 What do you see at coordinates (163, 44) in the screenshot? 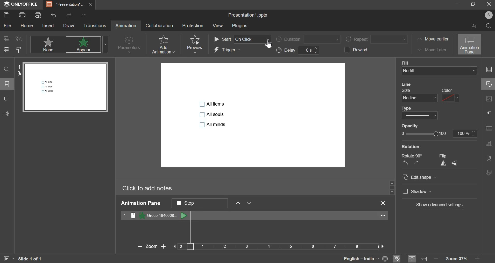
I see `add animation` at bounding box center [163, 44].